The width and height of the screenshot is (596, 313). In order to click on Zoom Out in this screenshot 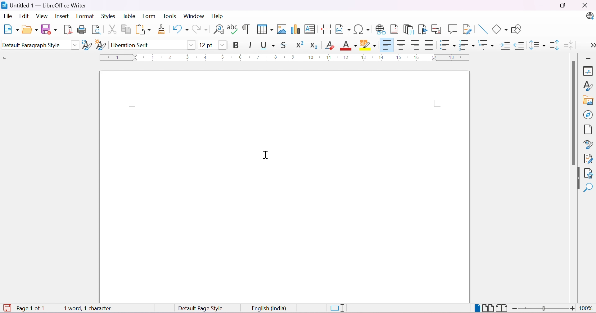, I will do `click(515, 308)`.